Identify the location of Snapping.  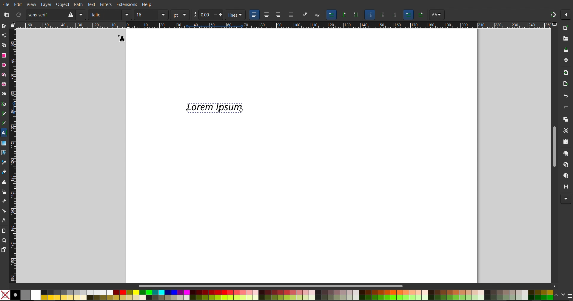
(553, 15).